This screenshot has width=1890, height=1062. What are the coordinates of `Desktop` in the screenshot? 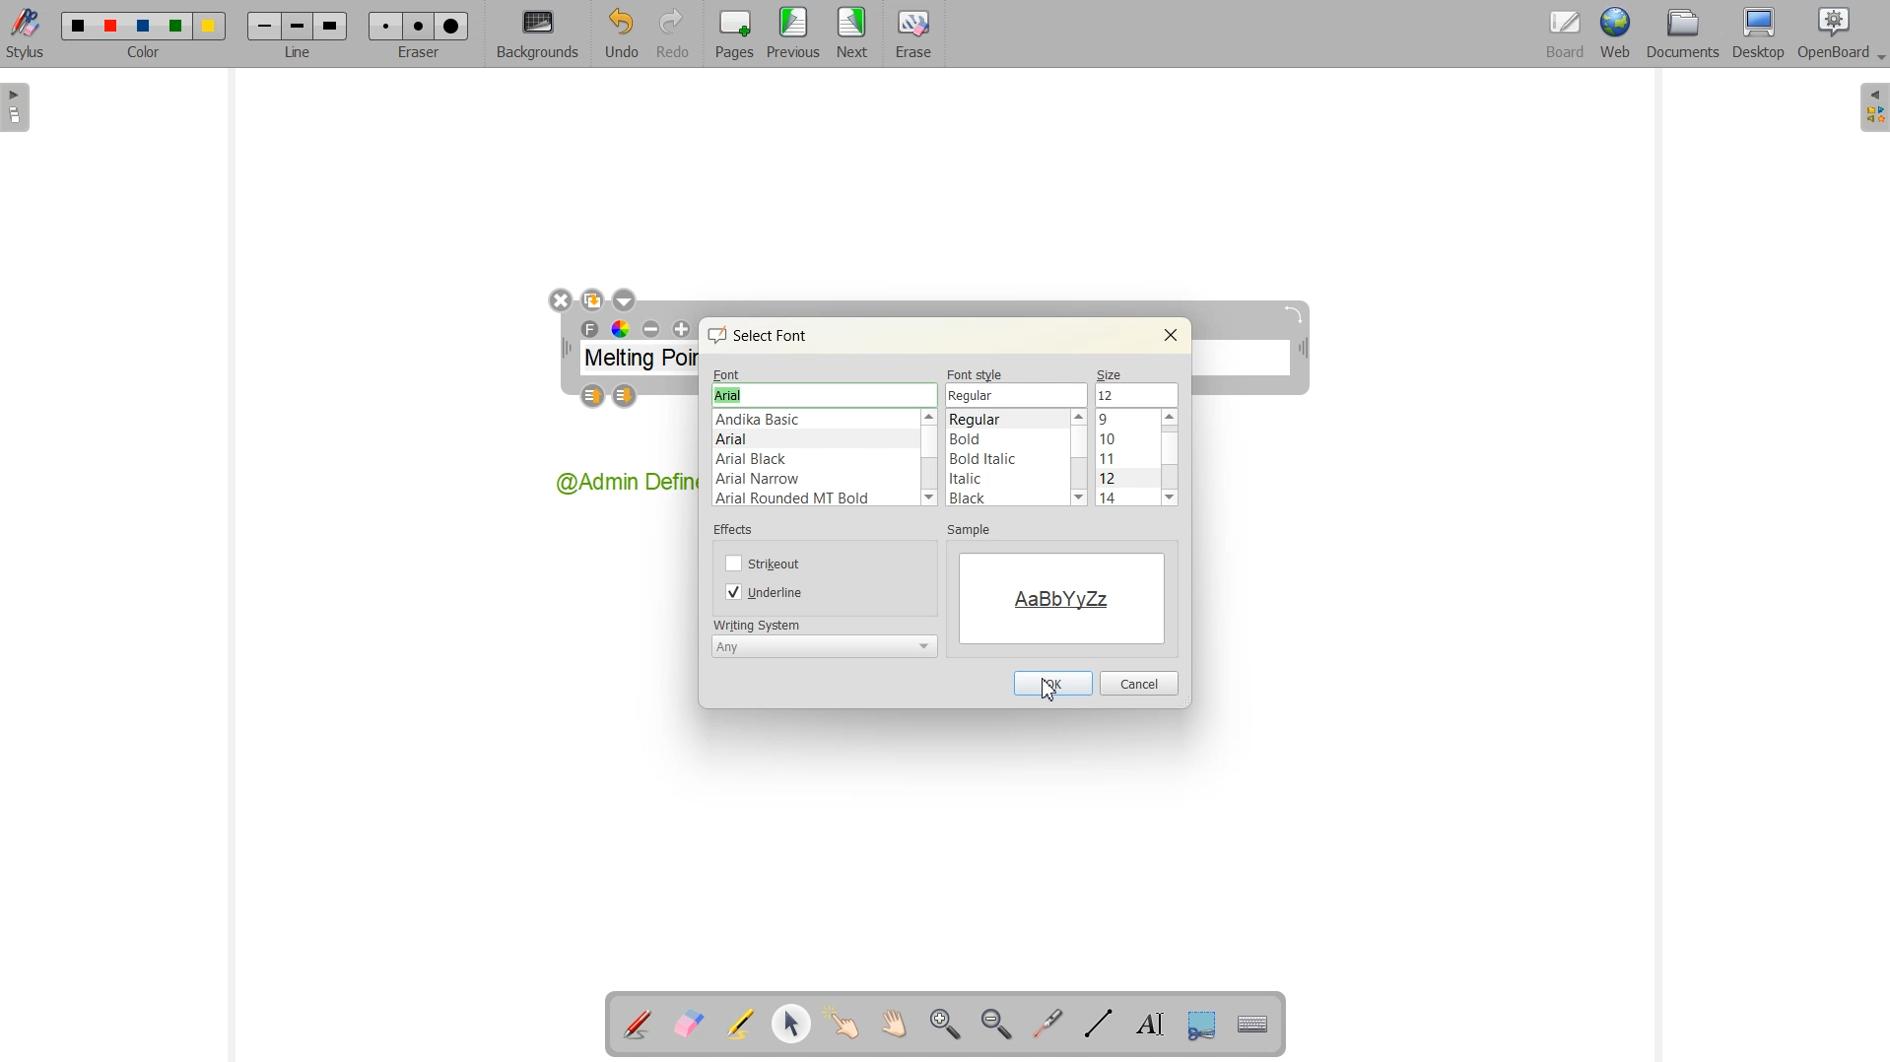 It's located at (1760, 34).